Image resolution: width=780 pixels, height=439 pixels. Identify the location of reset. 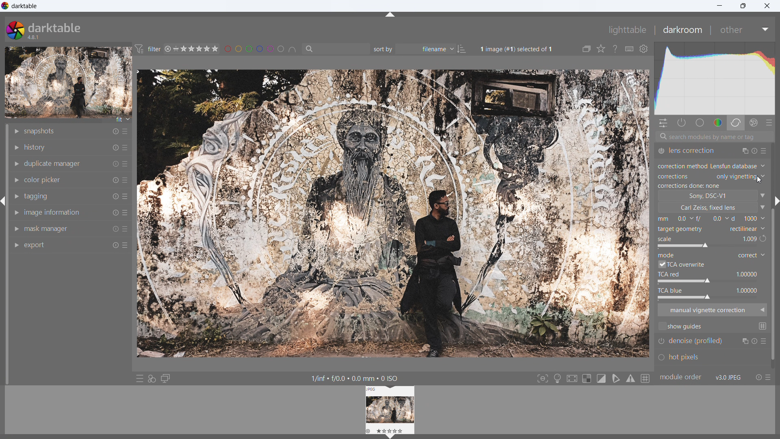
(758, 378).